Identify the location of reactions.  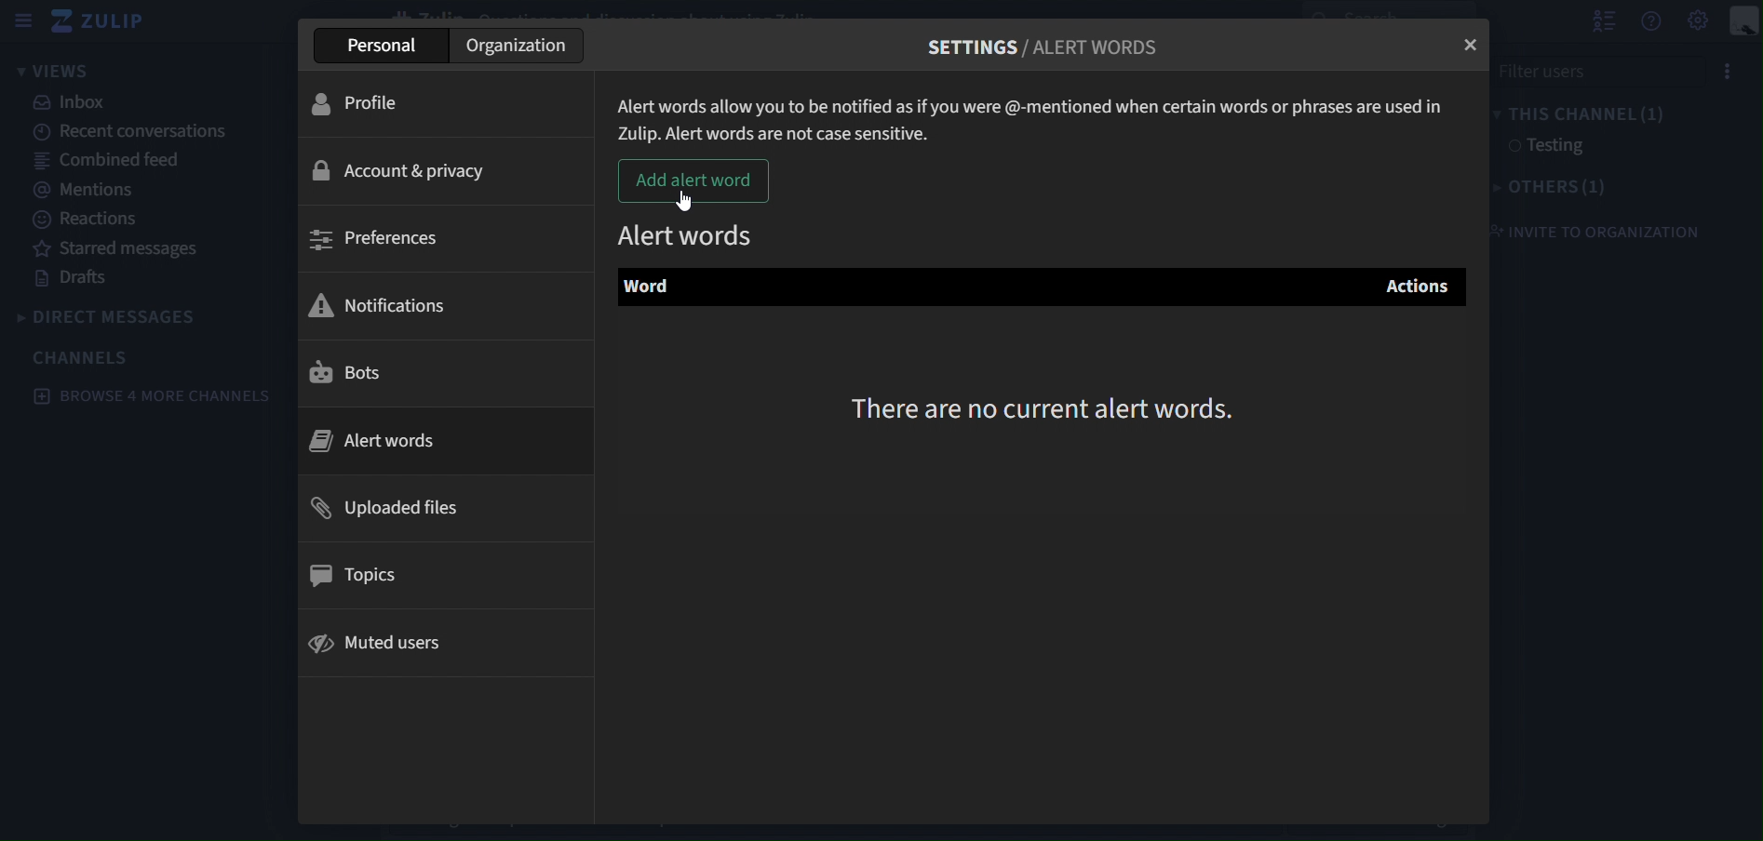
(87, 219).